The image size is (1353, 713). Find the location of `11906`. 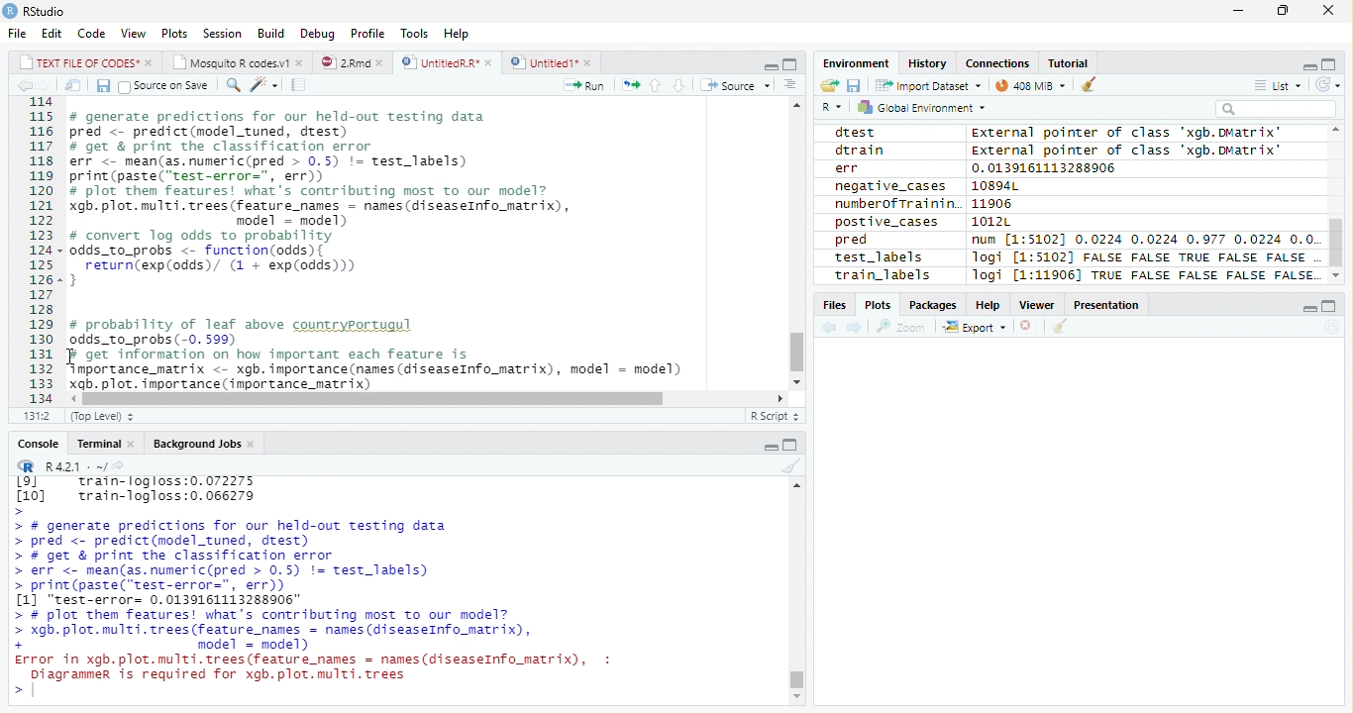

11906 is located at coordinates (993, 203).